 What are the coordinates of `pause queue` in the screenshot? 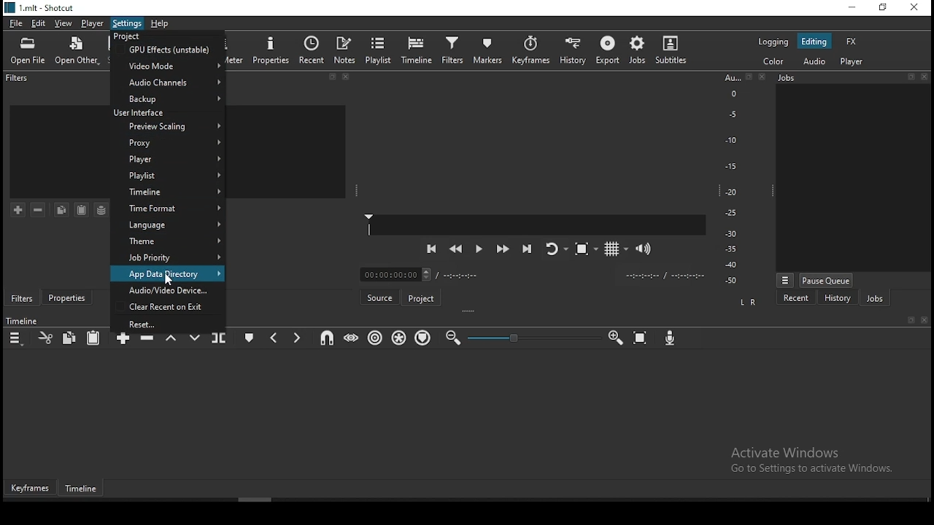 It's located at (827, 280).